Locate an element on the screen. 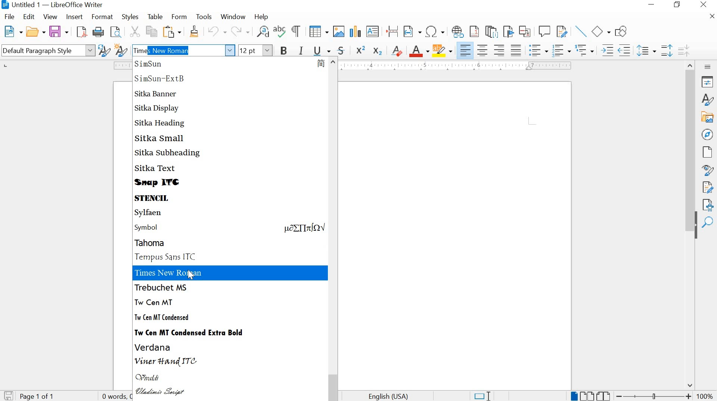 This screenshot has height=401, width=717. ZOOM OUT OR ZOOM IN is located at coordinates (654, 395).